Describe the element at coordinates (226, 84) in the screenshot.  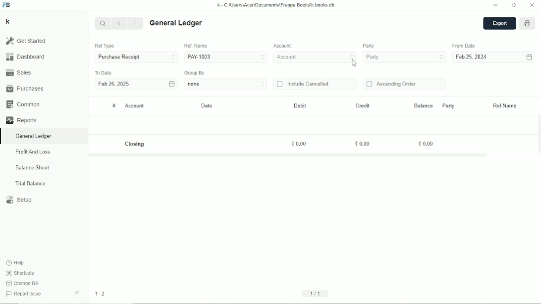
I see `none` at that location.